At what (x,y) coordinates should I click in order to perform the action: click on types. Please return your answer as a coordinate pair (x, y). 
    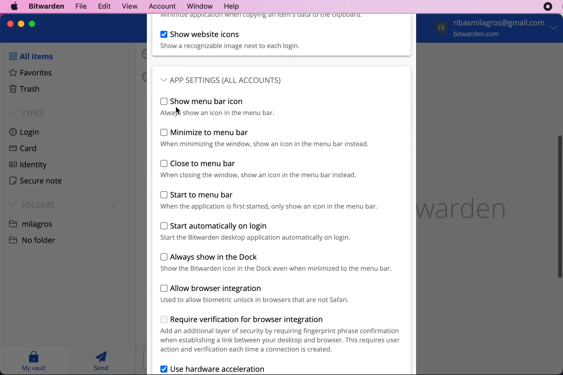
    Looking at the image, I should click on (27, 113).